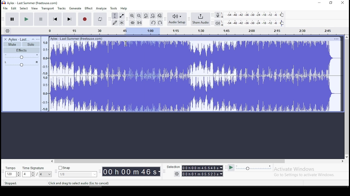 Image resolution: width=350 pixels, height=196 pixels. I want to click on file, so click(5, 8).